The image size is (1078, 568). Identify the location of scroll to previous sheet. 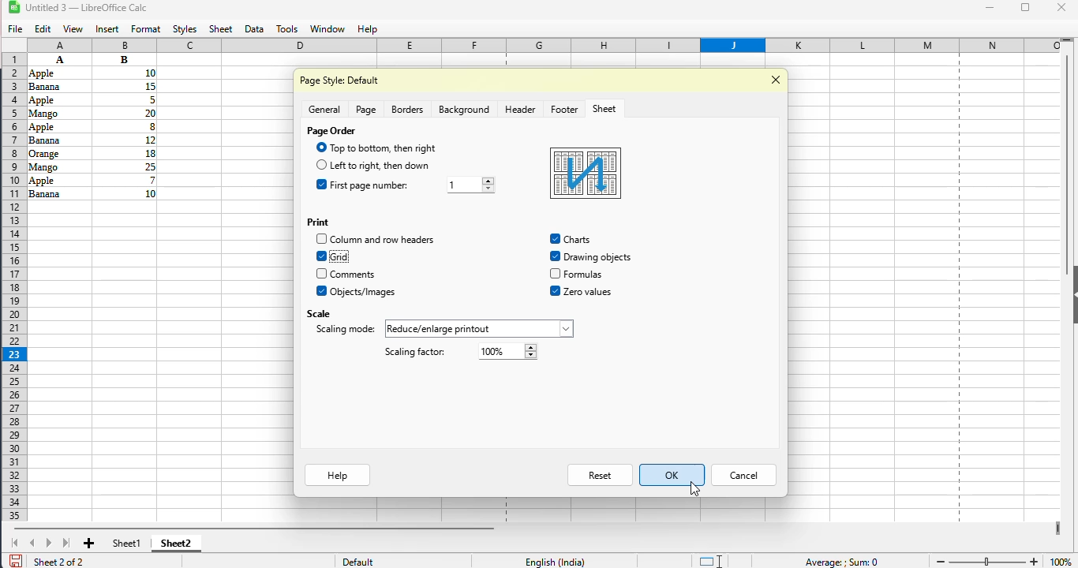
(32, 543).